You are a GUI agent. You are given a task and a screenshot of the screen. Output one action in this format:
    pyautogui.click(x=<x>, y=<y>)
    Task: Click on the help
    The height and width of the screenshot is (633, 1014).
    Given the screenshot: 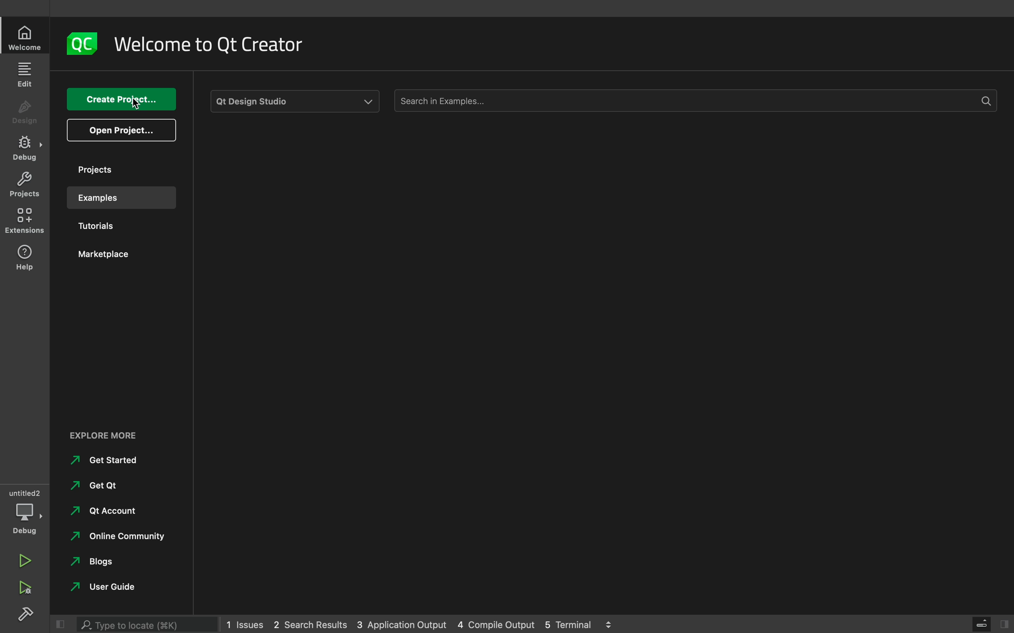 What is the action you would take?
    pyautogui.click(x=25, y=257)
    